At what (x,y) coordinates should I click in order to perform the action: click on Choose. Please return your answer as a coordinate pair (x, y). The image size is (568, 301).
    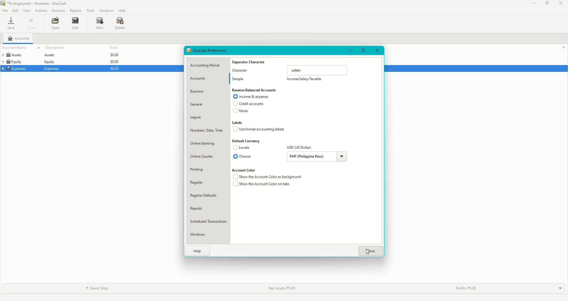
    Looking at the image, I should click on (243, 157).